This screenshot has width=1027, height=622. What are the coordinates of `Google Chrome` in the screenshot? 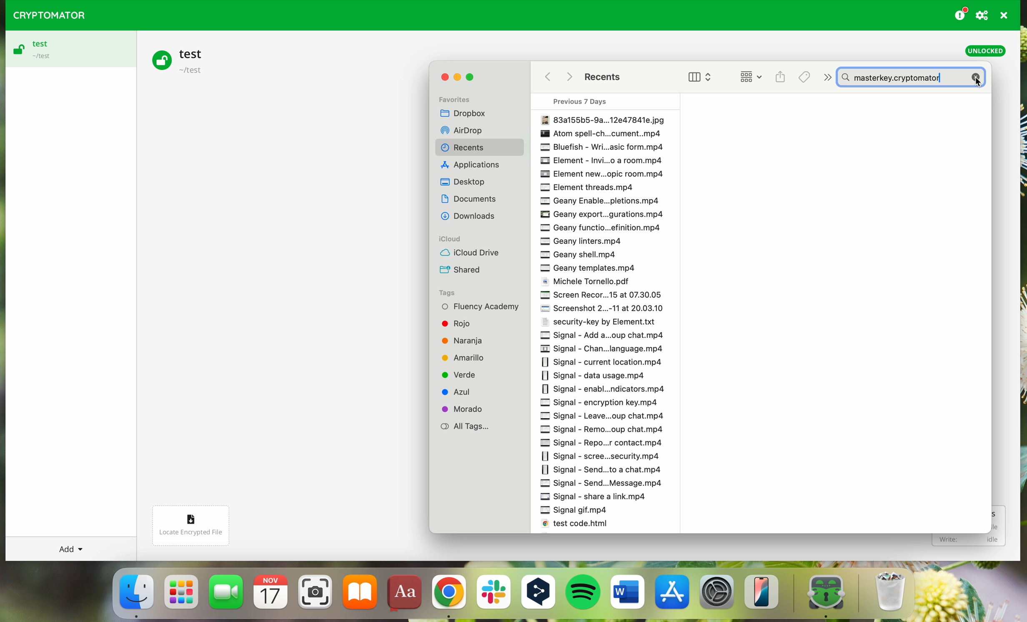 It's located at (448, 596).